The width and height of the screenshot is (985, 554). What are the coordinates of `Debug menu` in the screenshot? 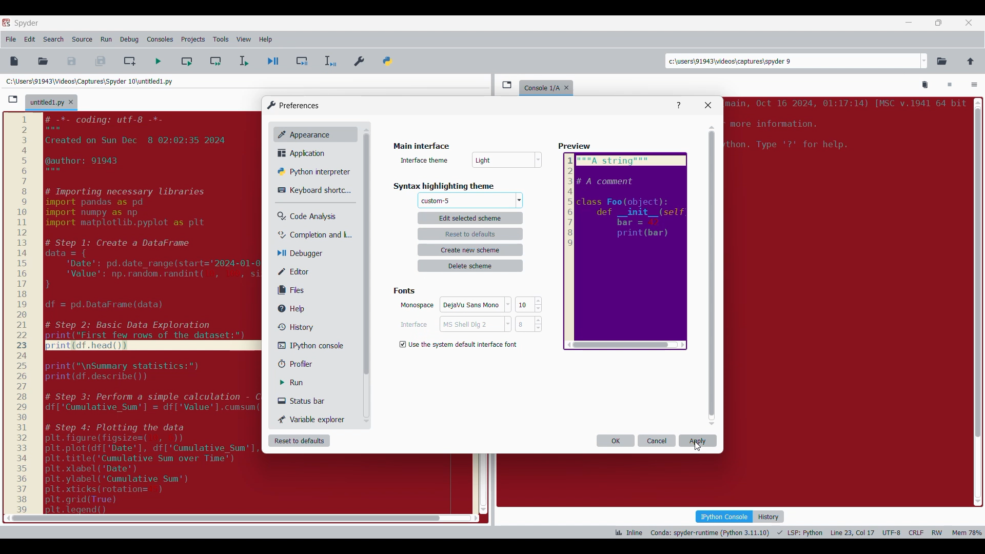 It's located at (129, 39).